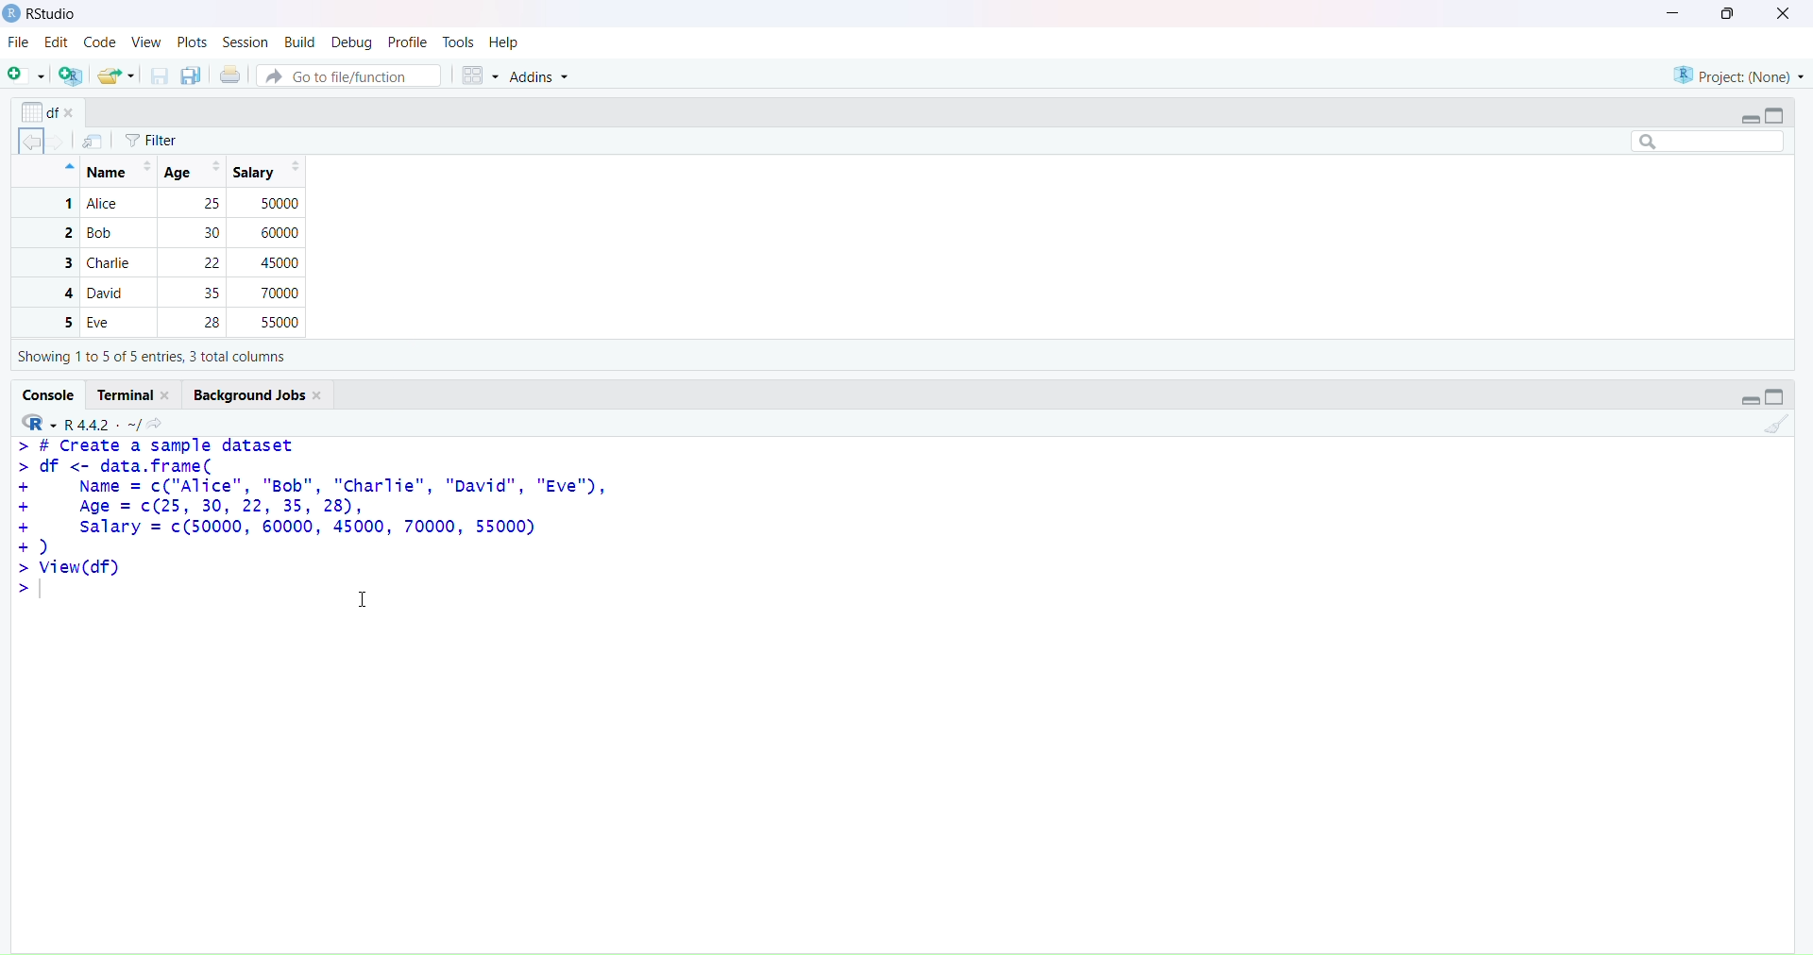 The height and width of the screenshot is (955, 1813). I want to click on terminal, so click(135, 393).